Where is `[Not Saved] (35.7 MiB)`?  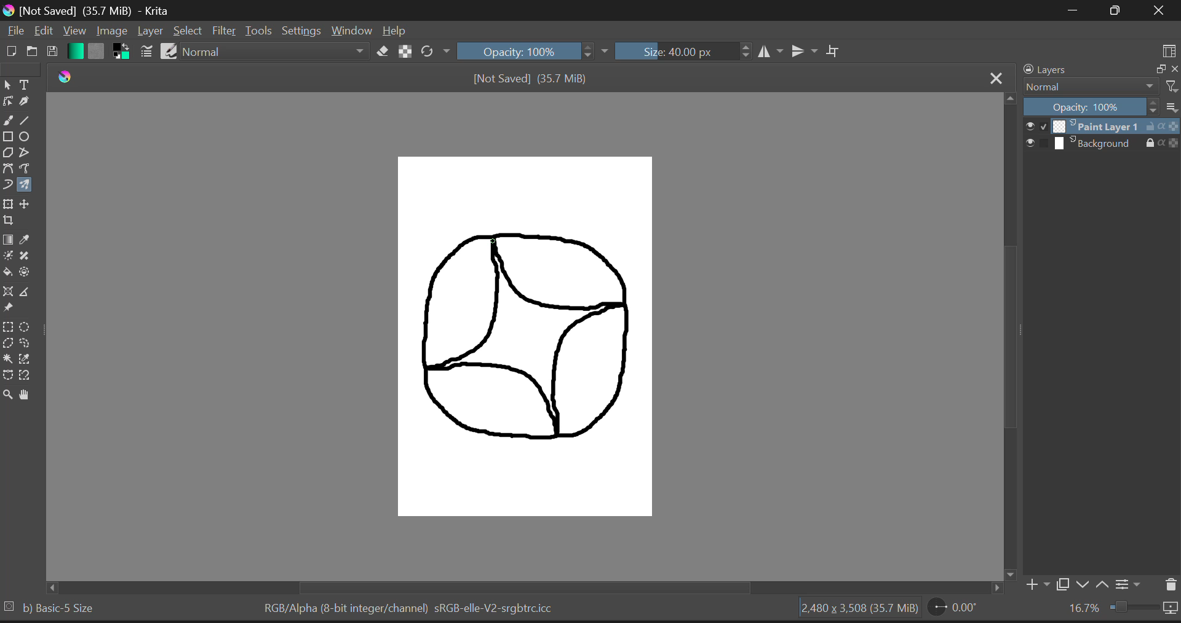 [Not Saved] (35.7 MiB) is located at coordinates (542, 79).